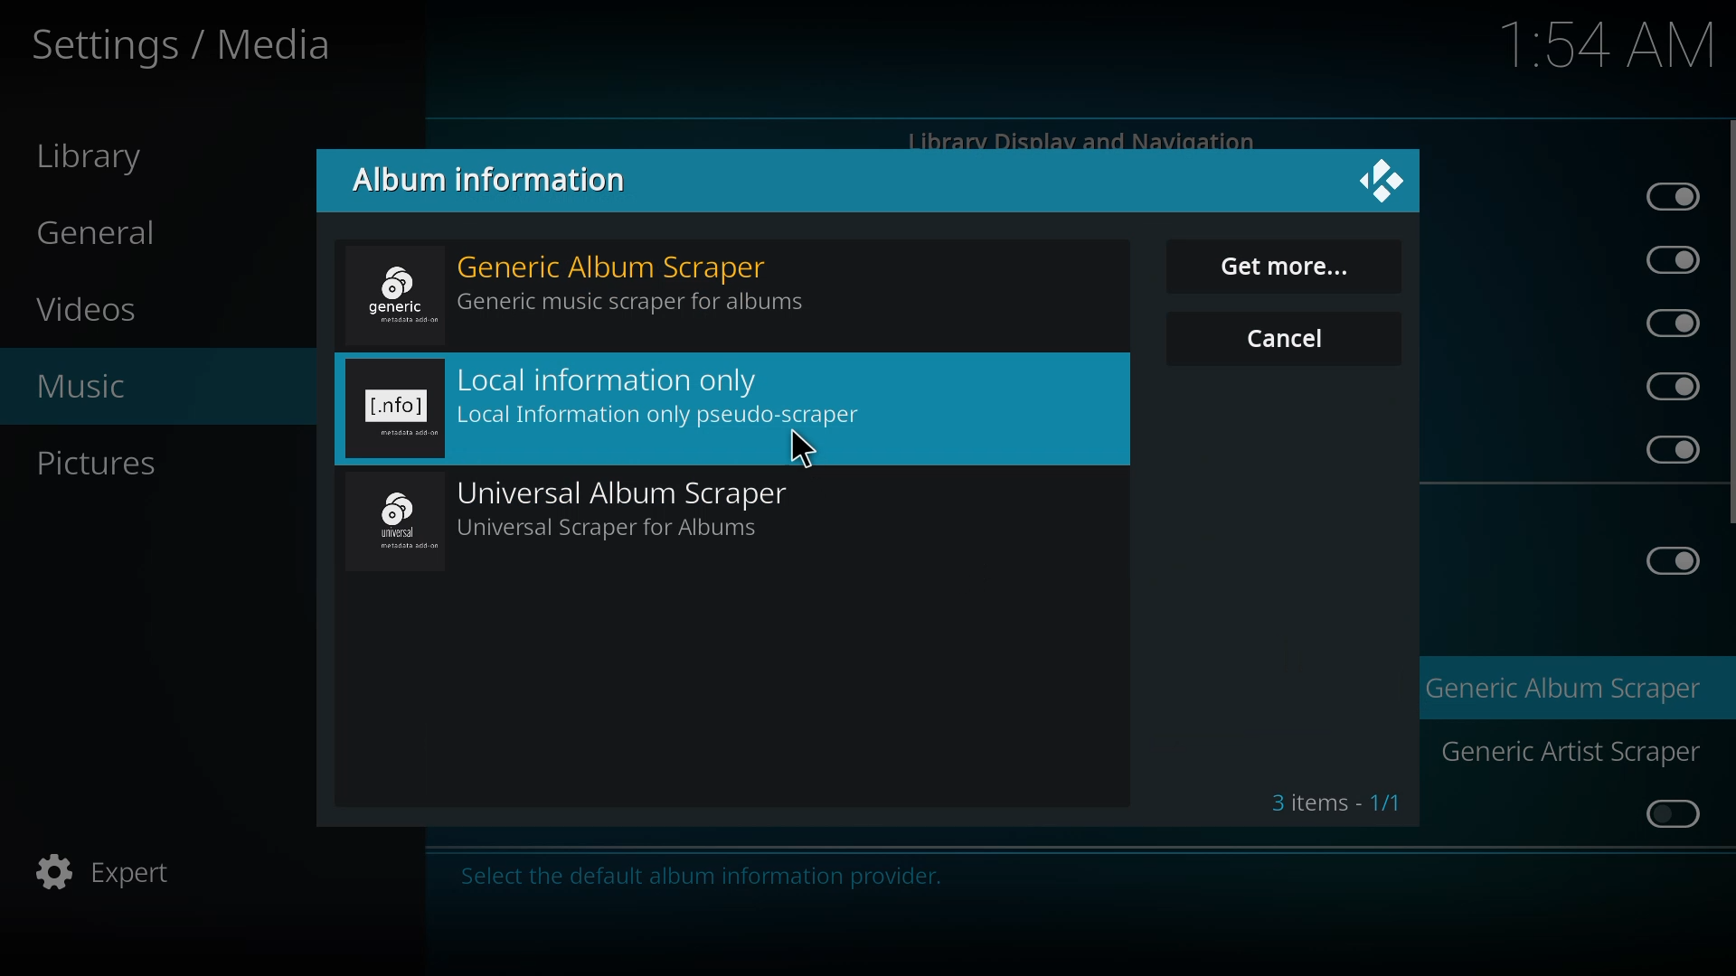  What do you see at coordinates (600, 520) in the screenshot?
I see `universal album scraper` at bounding box center [600, 520].